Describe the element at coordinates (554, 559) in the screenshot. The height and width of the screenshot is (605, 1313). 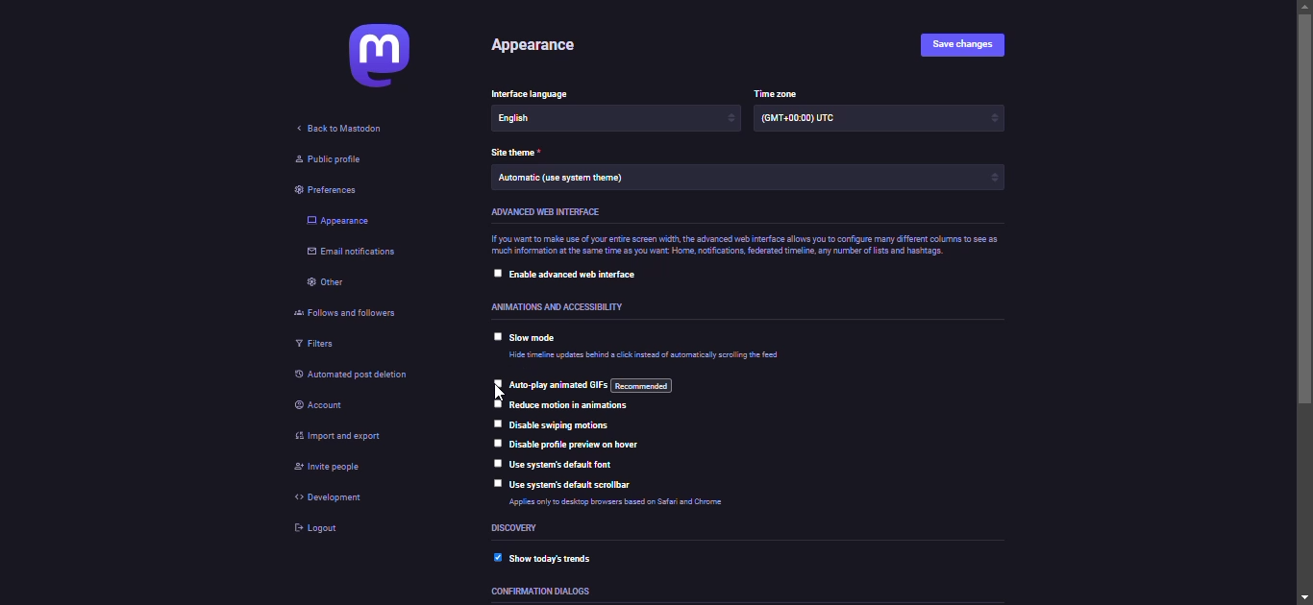
I see `show today's trends` at that location.